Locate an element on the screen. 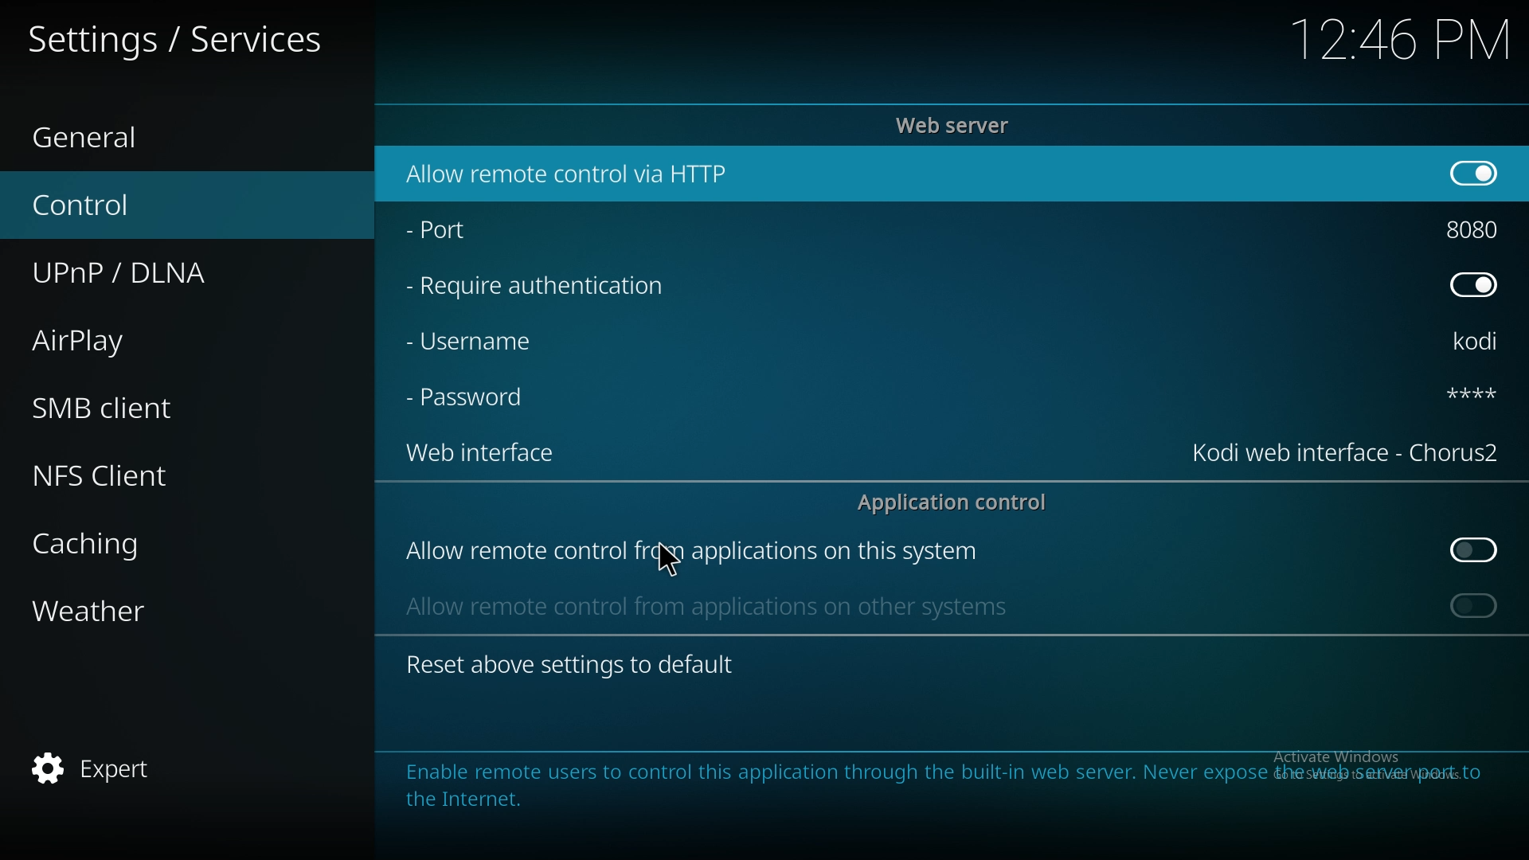 The image size is (1529, 860). web interface is located at coordinates (1346, 450).